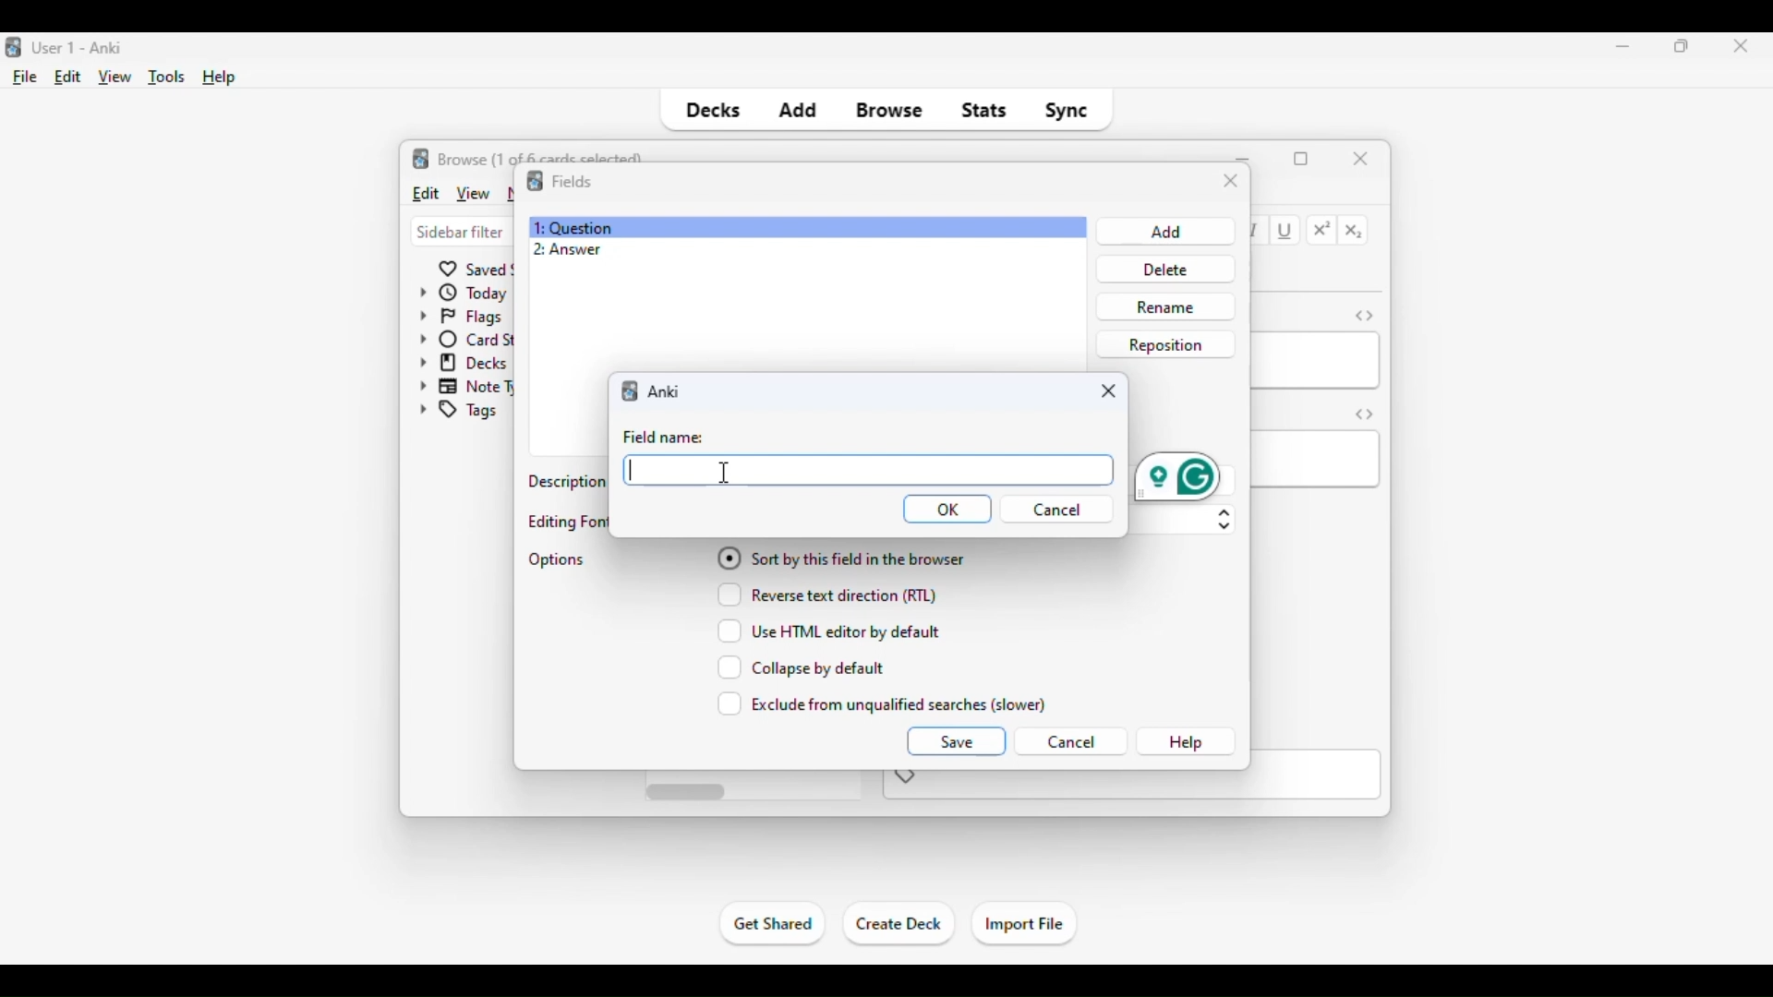 The image size is (1773, 997). Describe the element at coordinates (1070, 742) in the screenshot. I see `cancel` at that location.